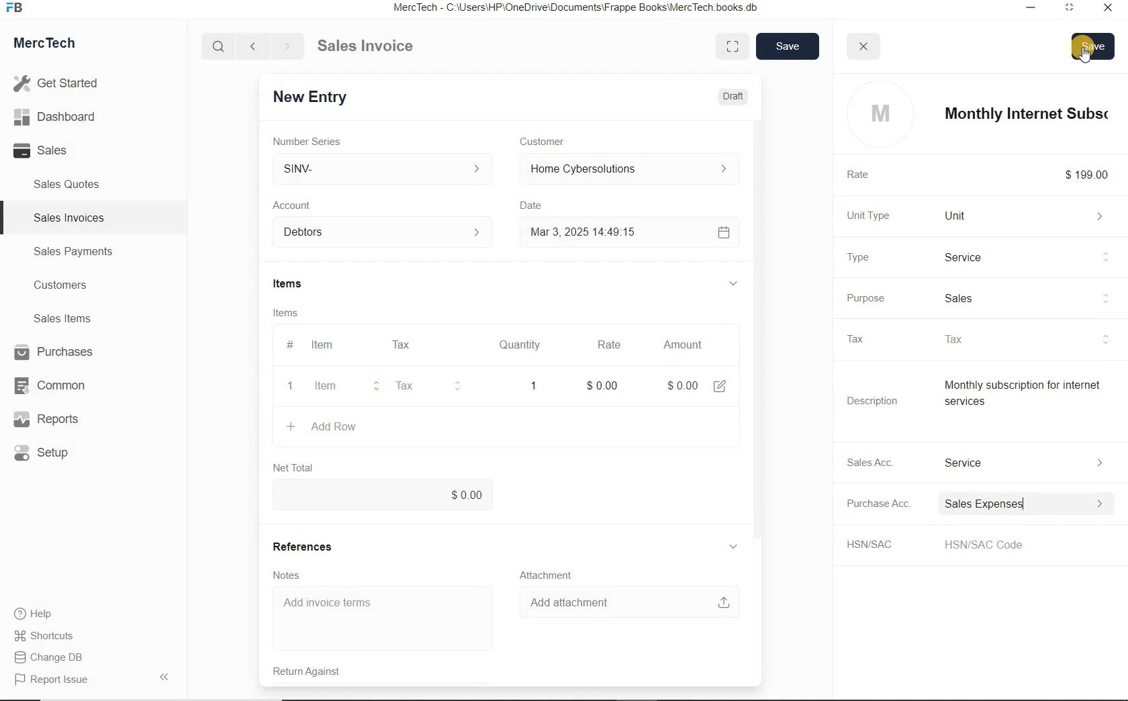 This screenshot has height=701, width=1128. I want to click on Sales, so click(60, 150).